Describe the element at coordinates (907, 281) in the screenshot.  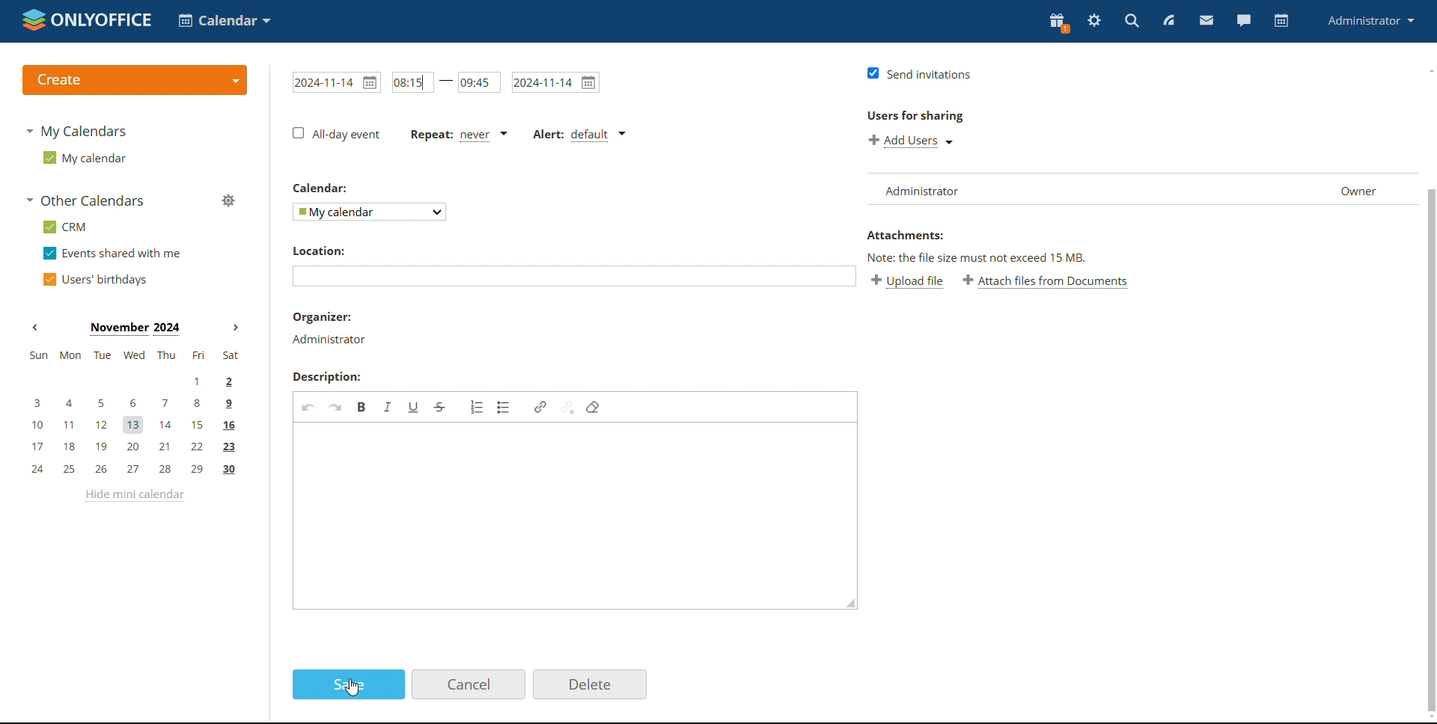
I see `upload file` at that location.